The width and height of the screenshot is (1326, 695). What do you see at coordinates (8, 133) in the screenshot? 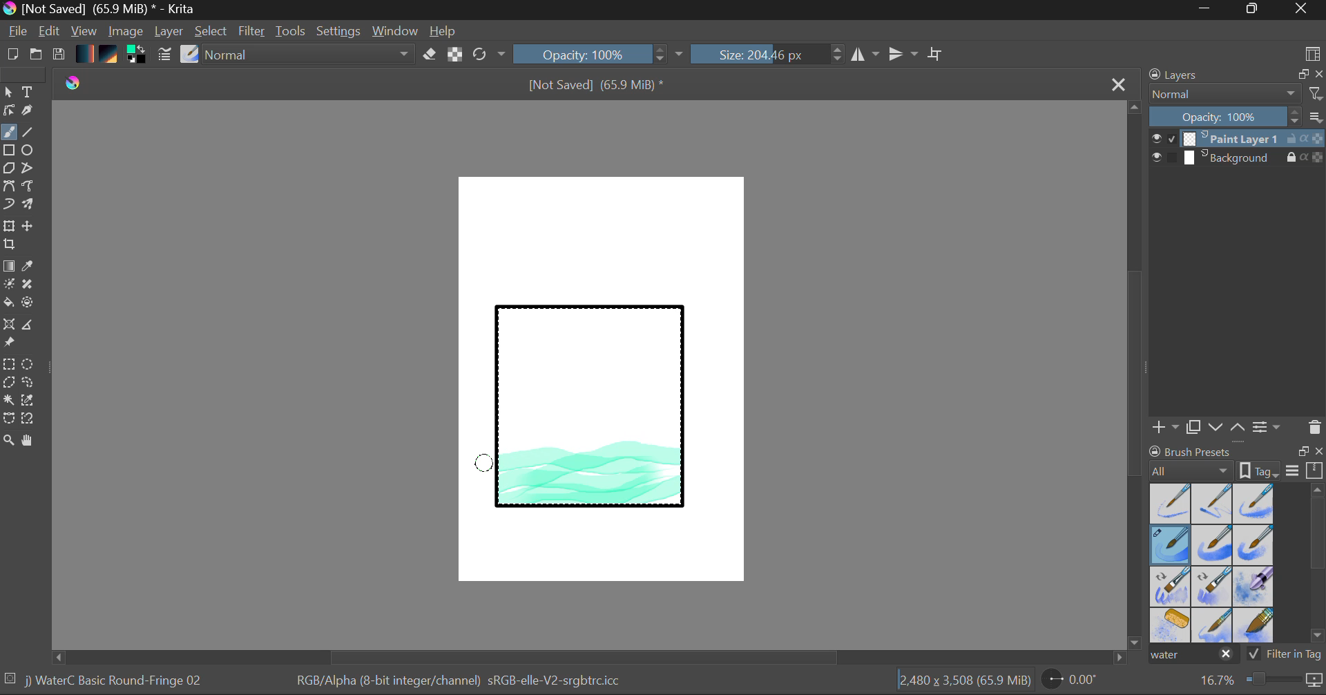
I see `Paintbrush` at bounding box center [8, 133].